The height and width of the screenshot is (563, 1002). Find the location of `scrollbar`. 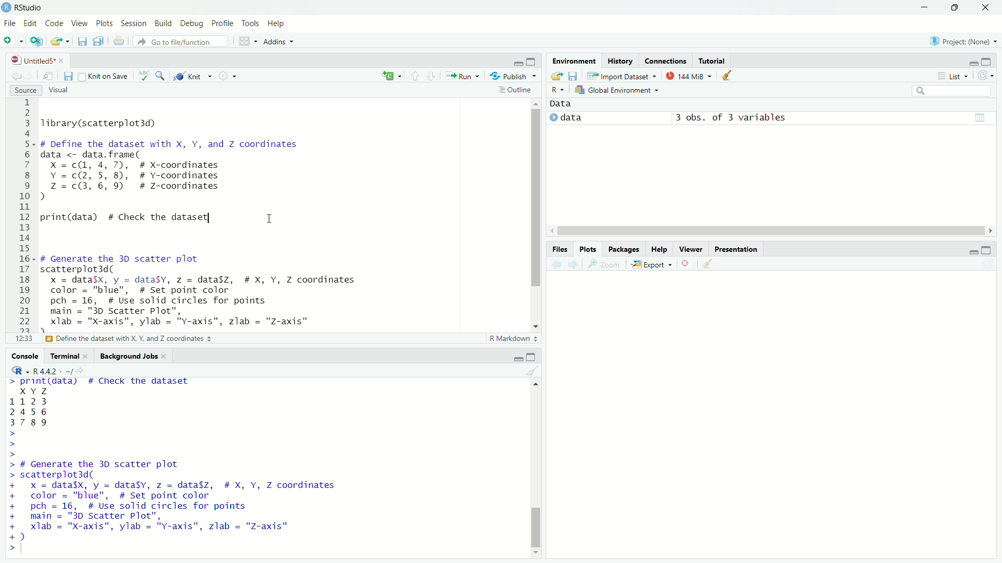

scrollbar is located at coordinates (770, 230).